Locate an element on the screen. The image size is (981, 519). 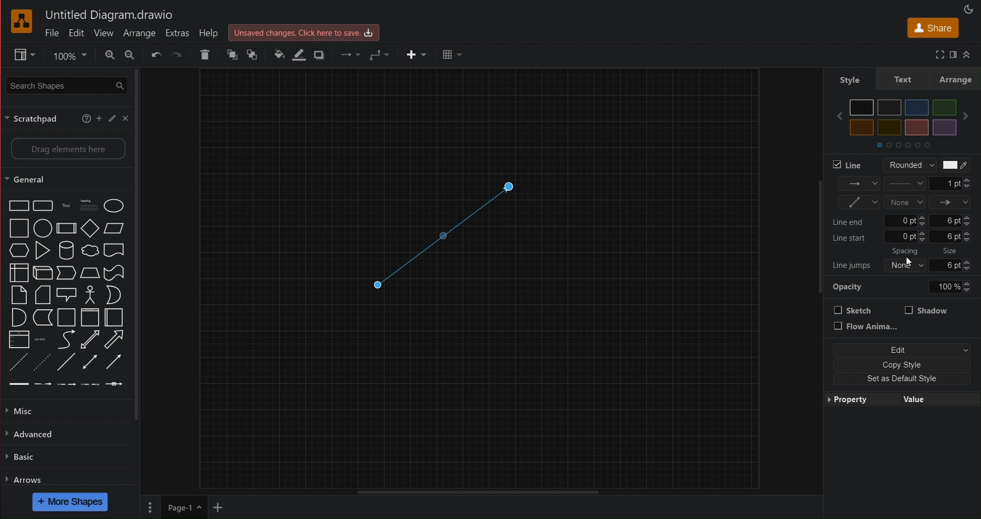
Unsaved changes. Click here to save is located at coordinates (304, 33).